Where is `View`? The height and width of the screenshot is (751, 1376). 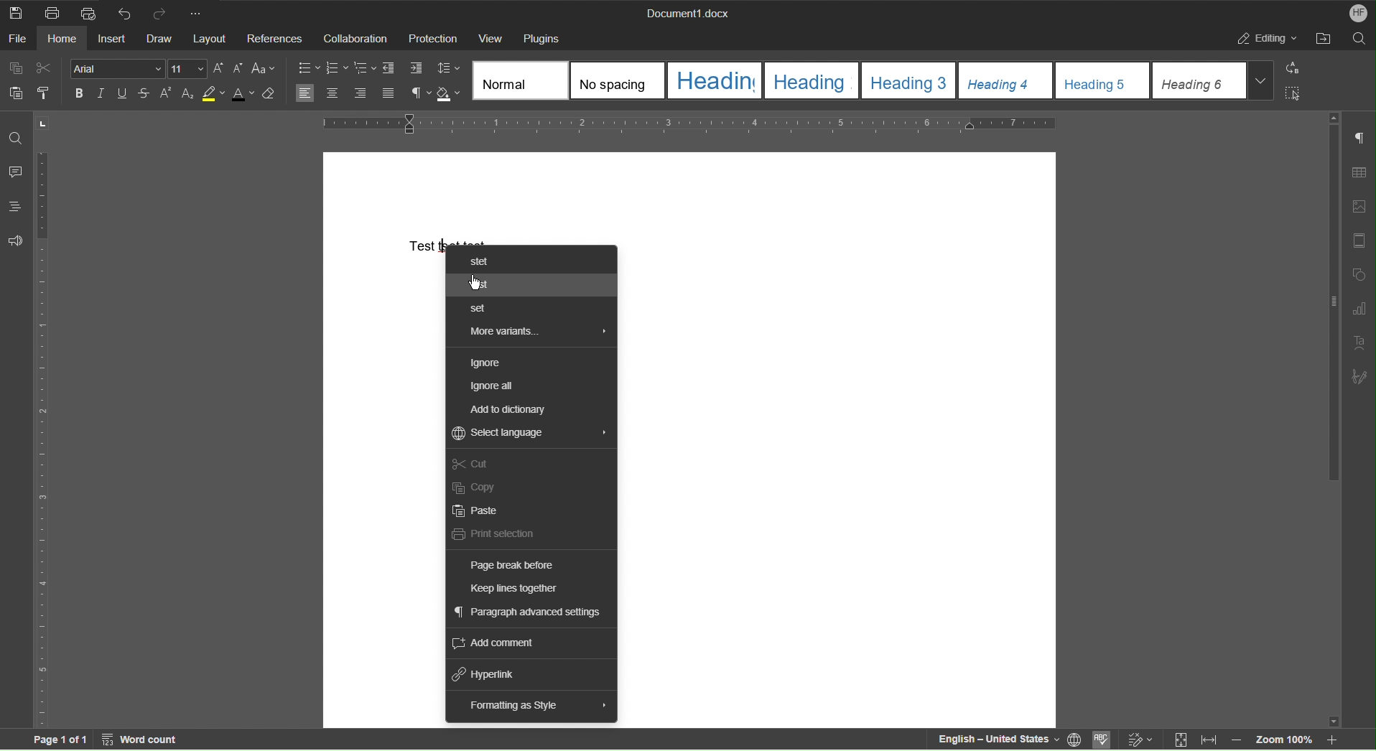
View is located at coordinates (492, 38).